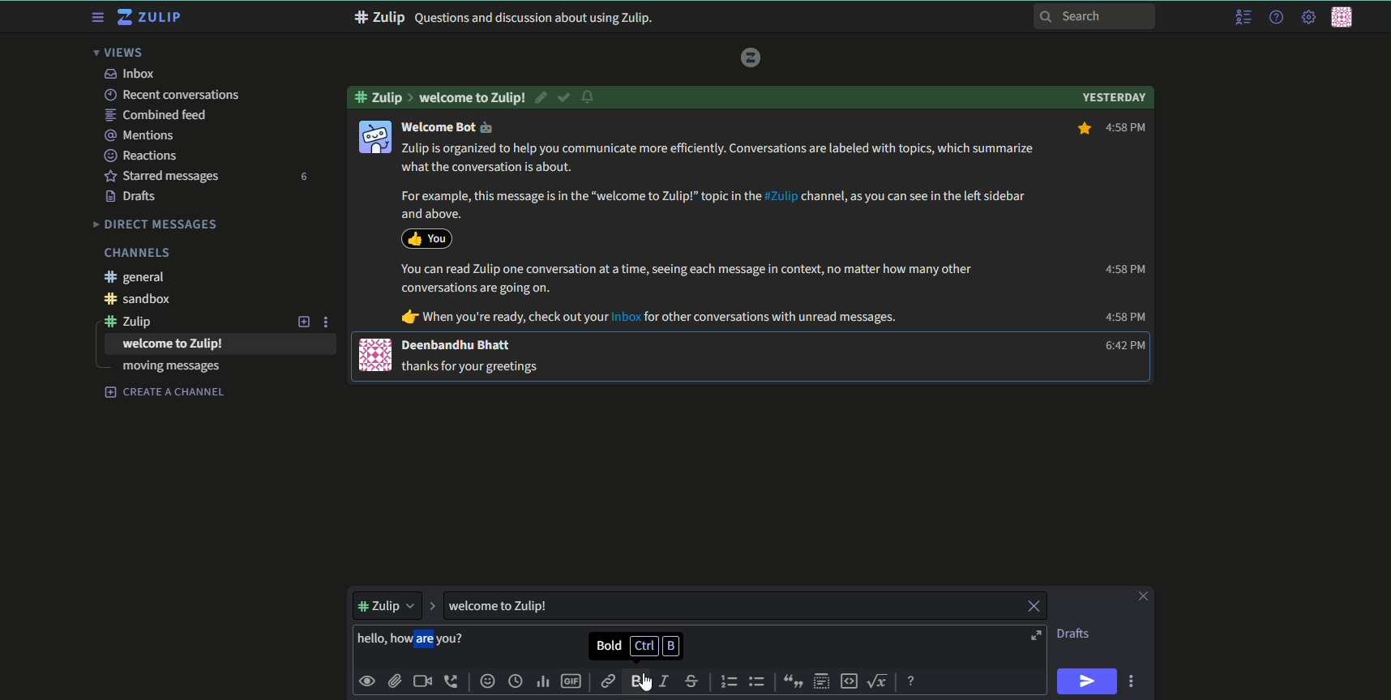 The image size is (1391, 700). I want to click on bold, so click(640, 682).